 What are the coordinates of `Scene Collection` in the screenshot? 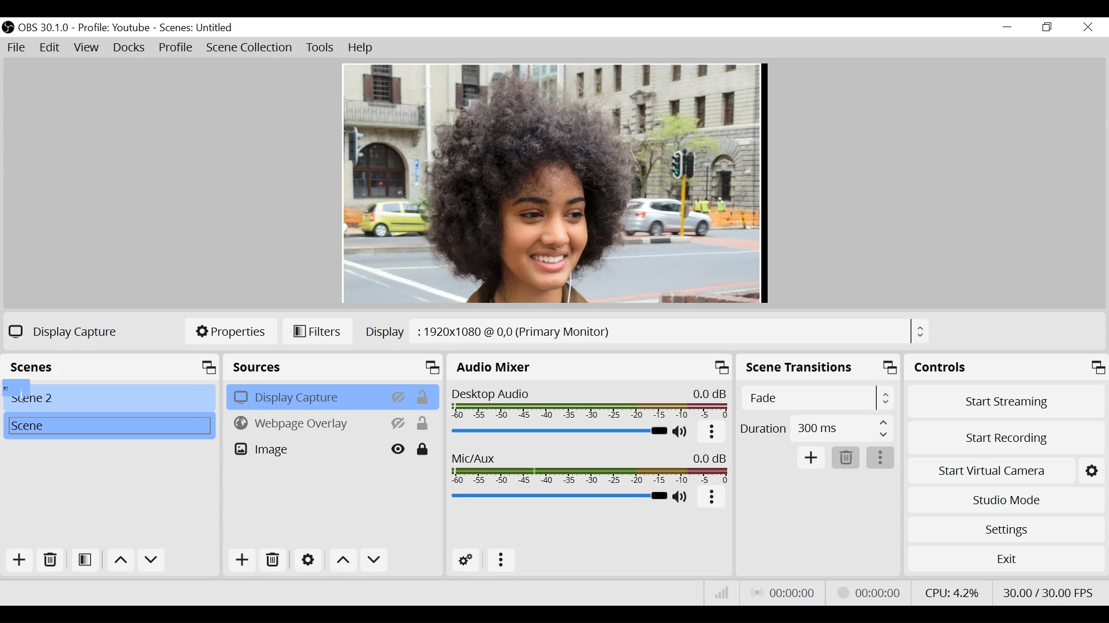 It's located at (250, 48).